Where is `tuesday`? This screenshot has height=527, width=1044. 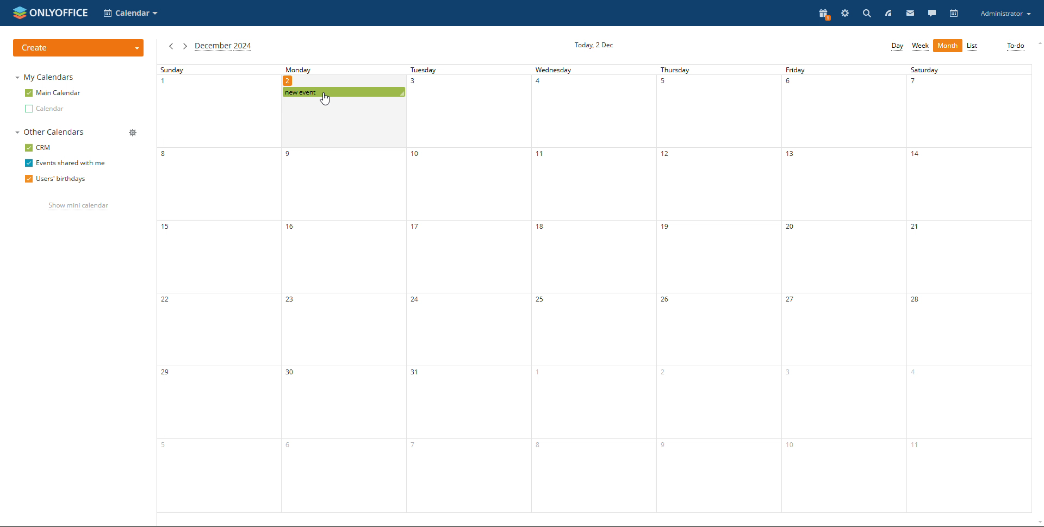 tuesday is located at coordinates (470, 287).